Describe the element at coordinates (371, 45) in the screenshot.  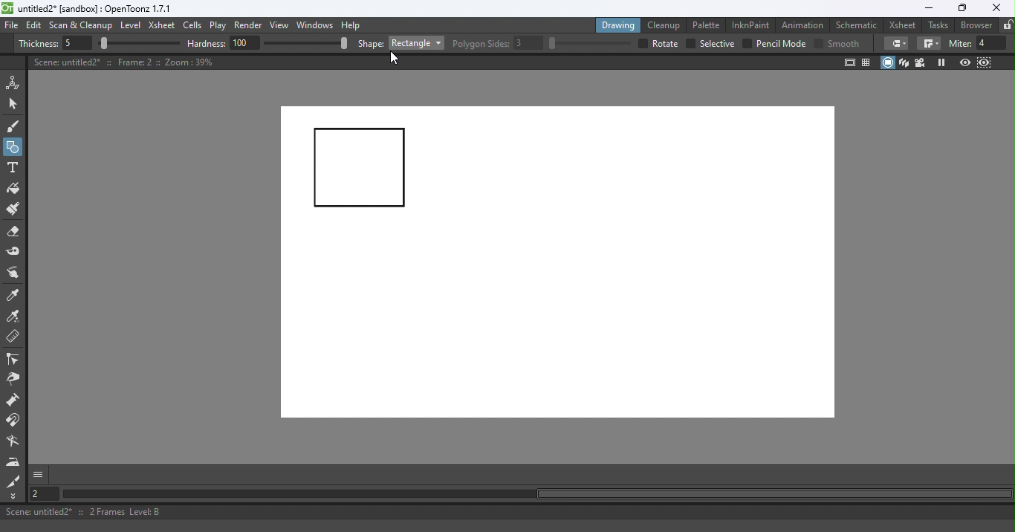
I see `shape` at that location.